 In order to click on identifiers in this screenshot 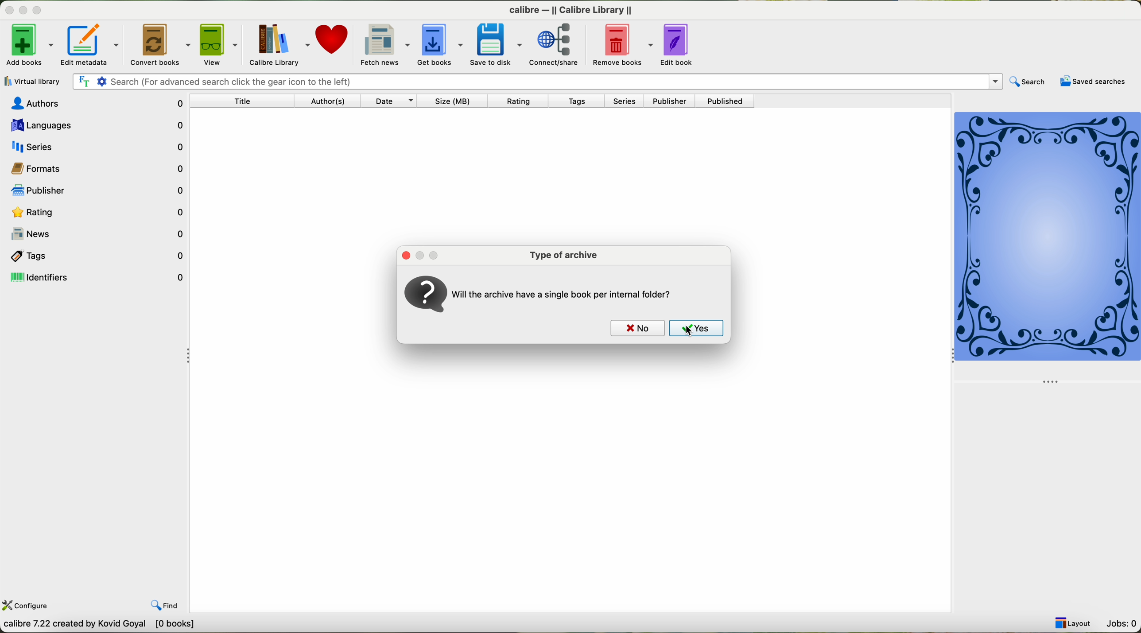, I will do `click(97, 277)`.